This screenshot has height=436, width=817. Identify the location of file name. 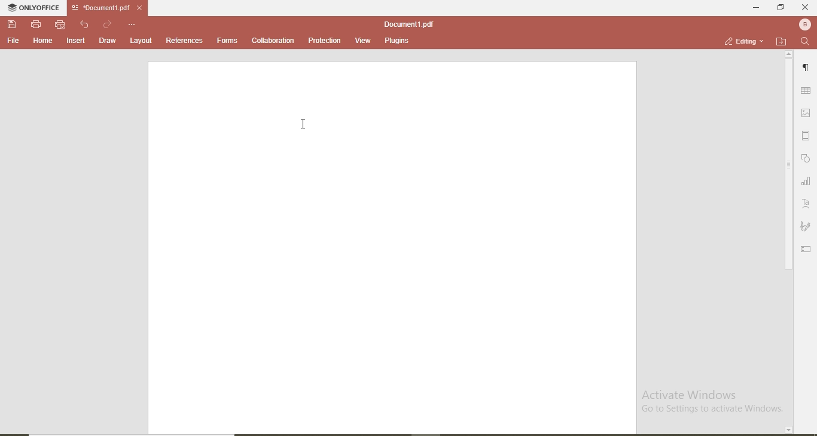
(408, 22).